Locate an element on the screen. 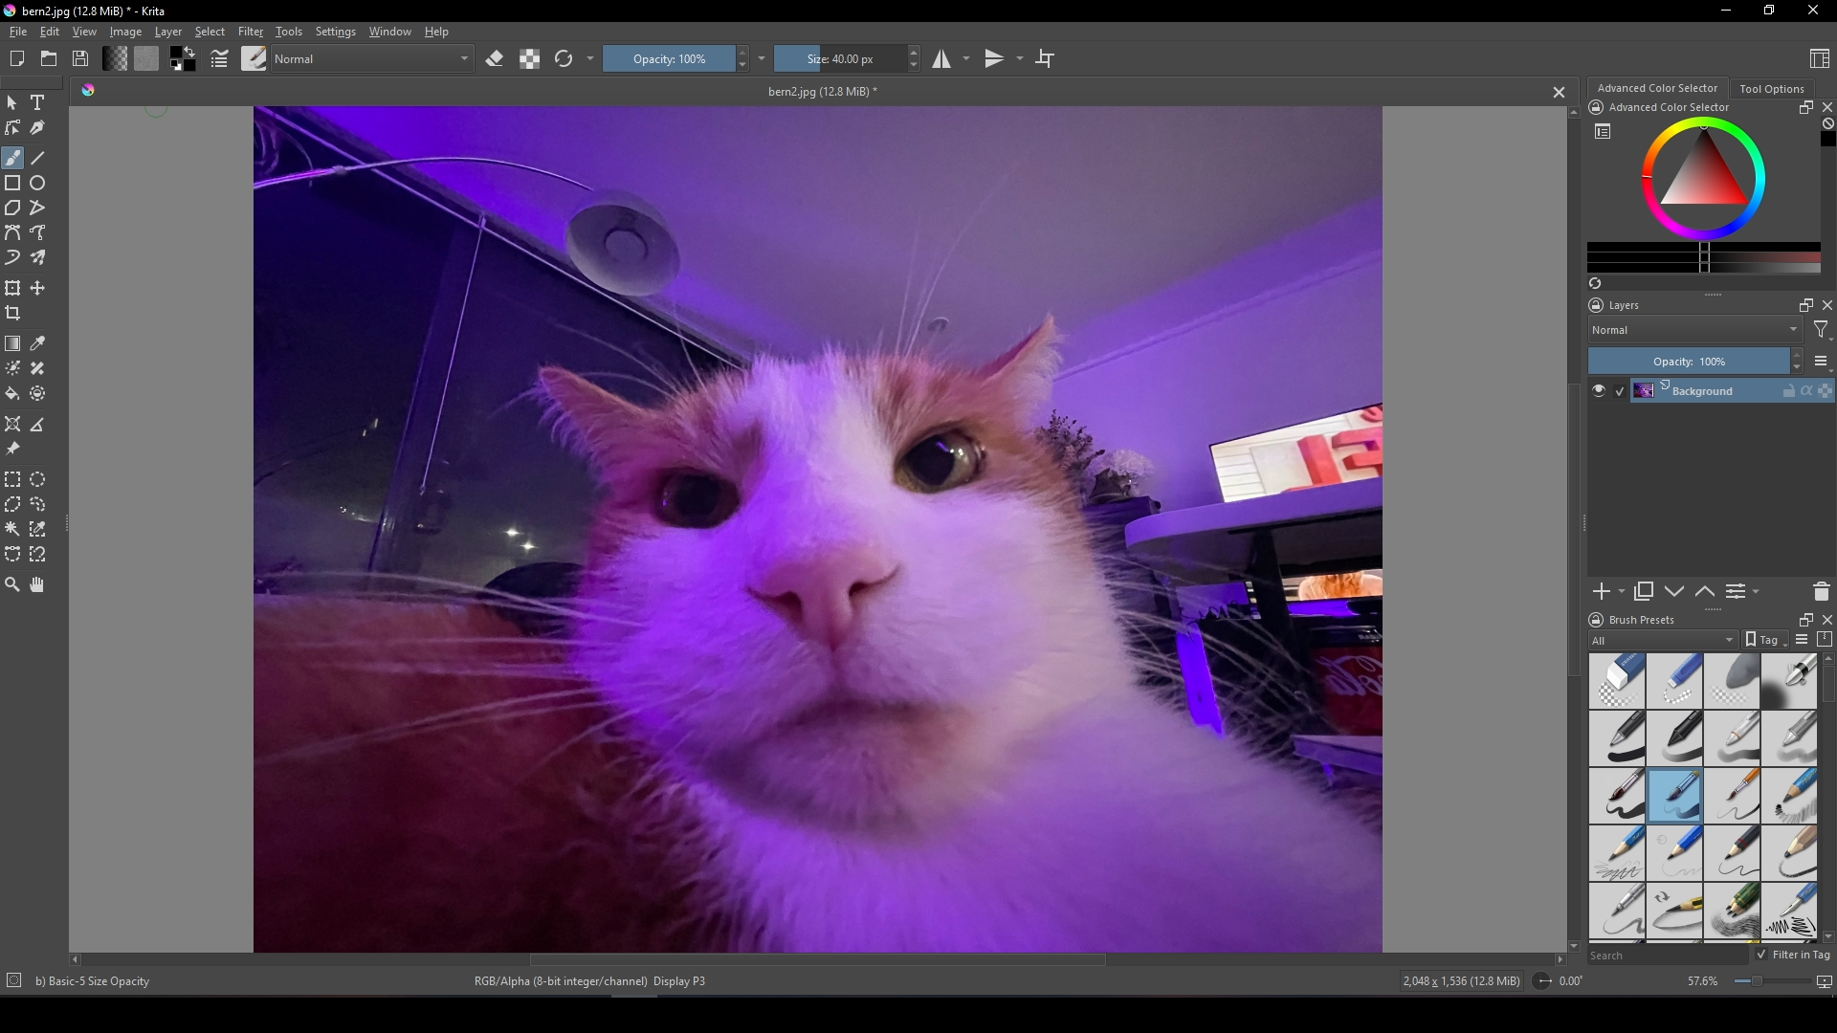  Delete layer is located at coordinates (1821, 592).